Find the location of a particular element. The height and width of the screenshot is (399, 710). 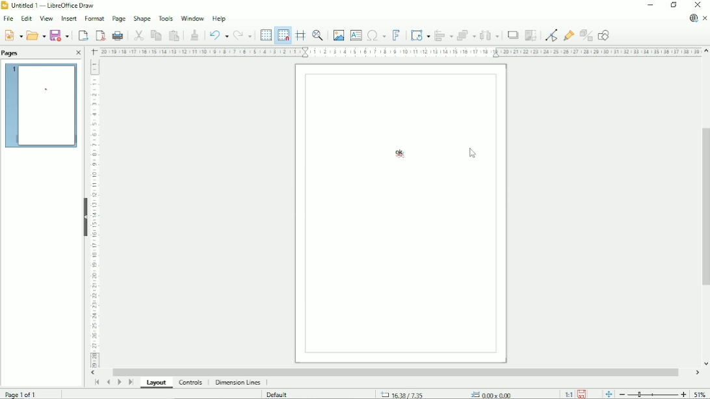

Redo is located at coordinates (243, 36).